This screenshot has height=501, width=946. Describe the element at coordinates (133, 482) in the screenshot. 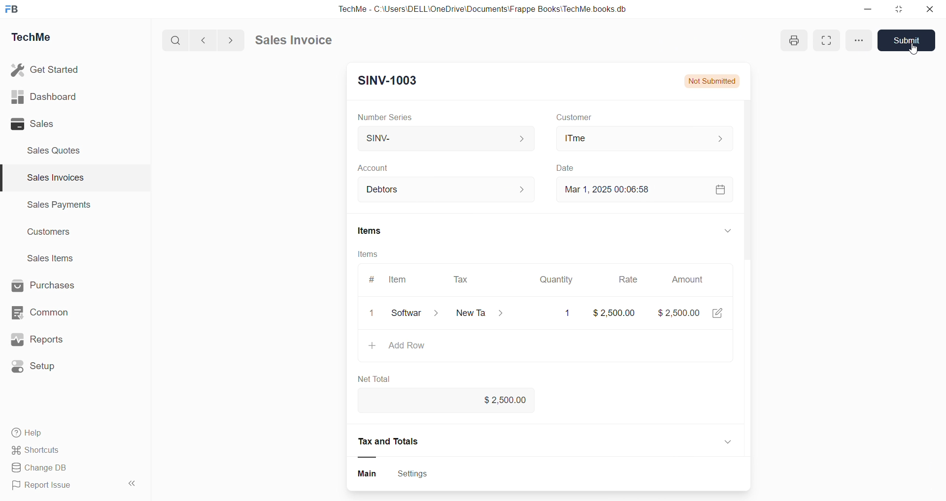

I see `«` at that location.